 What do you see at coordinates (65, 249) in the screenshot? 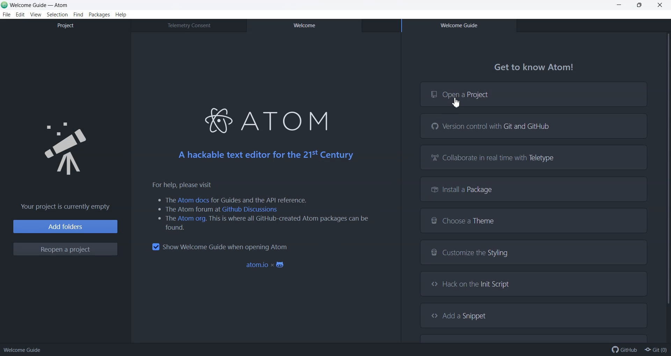
I see `Reopen a project` at bounding box center [65, 249].